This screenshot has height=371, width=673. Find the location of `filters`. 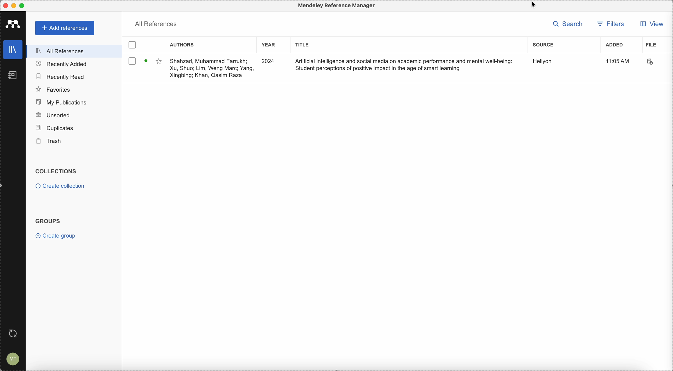

filters is located at coordinates (611, 24).